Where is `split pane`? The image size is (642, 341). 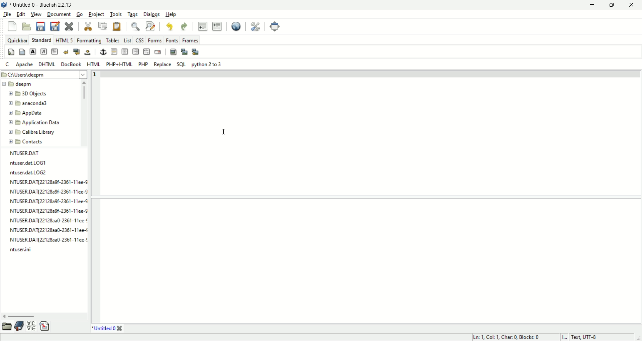 split pane is located at coordinates (365, 200).